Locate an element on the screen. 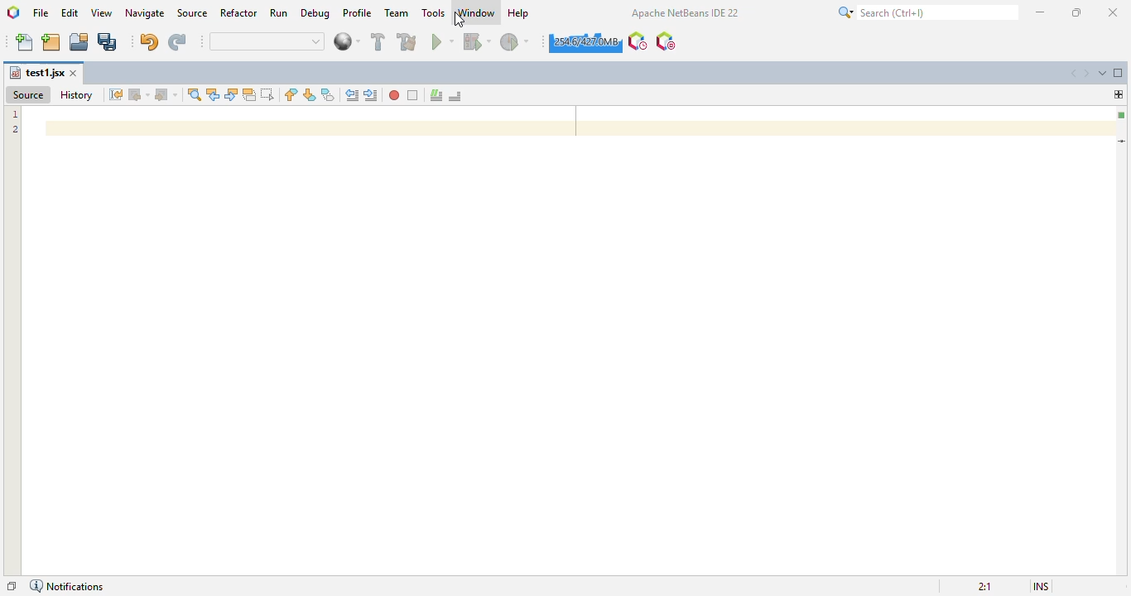 The width and height of the screenshot is (1131, 596). previous bookmark is located at coordinates (291, 94).